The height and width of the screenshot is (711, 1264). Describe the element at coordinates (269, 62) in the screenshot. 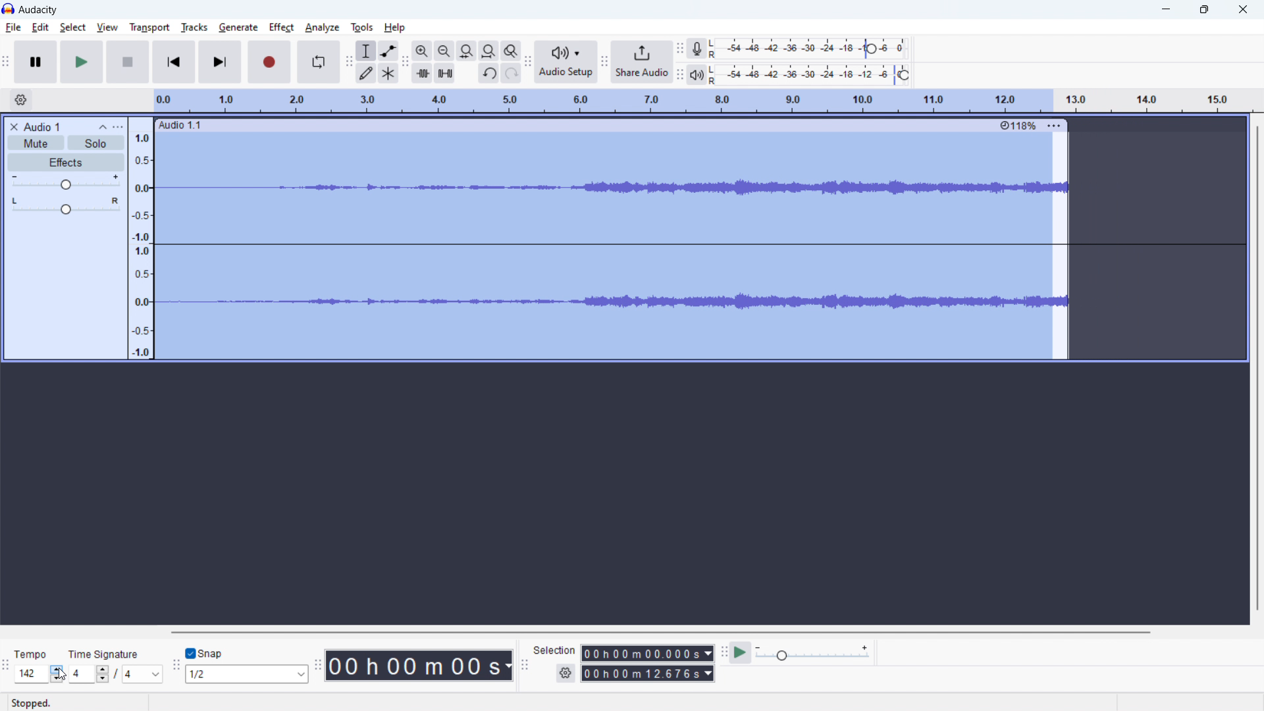

I see `record` at that location.